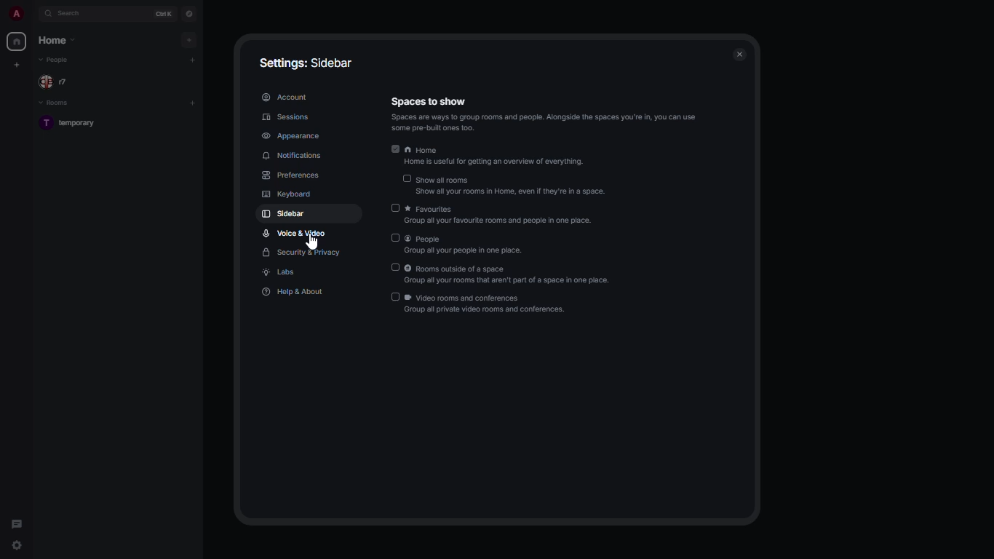 The width and height of the screenshot is (994, 559). Describe the element at coordinates (314, 245) in the screenshot. I see `cursor` at that location.